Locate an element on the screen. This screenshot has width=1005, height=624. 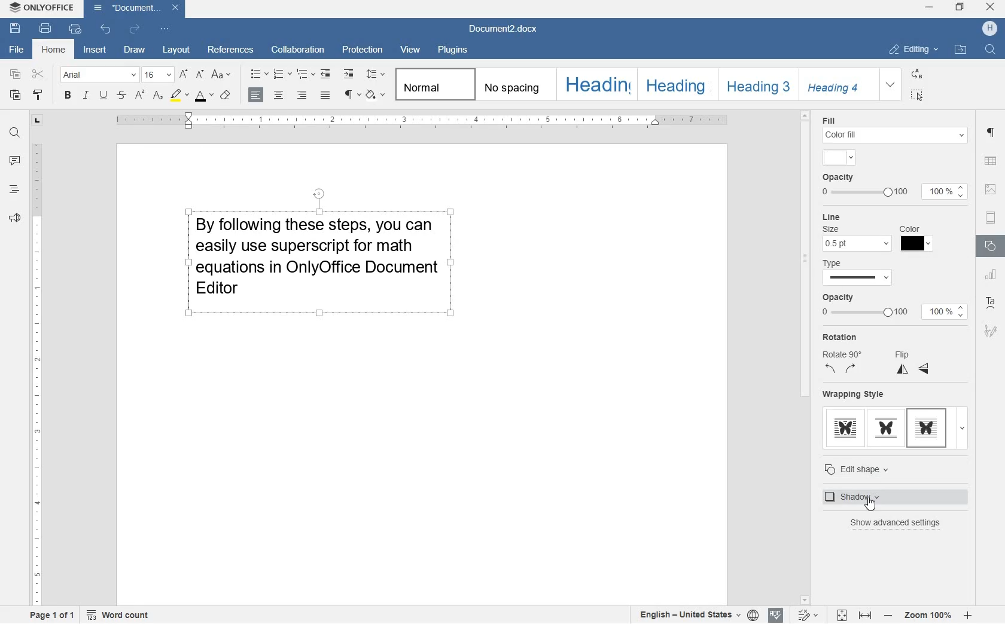
REPLACE is located at coordinates (916, 74).